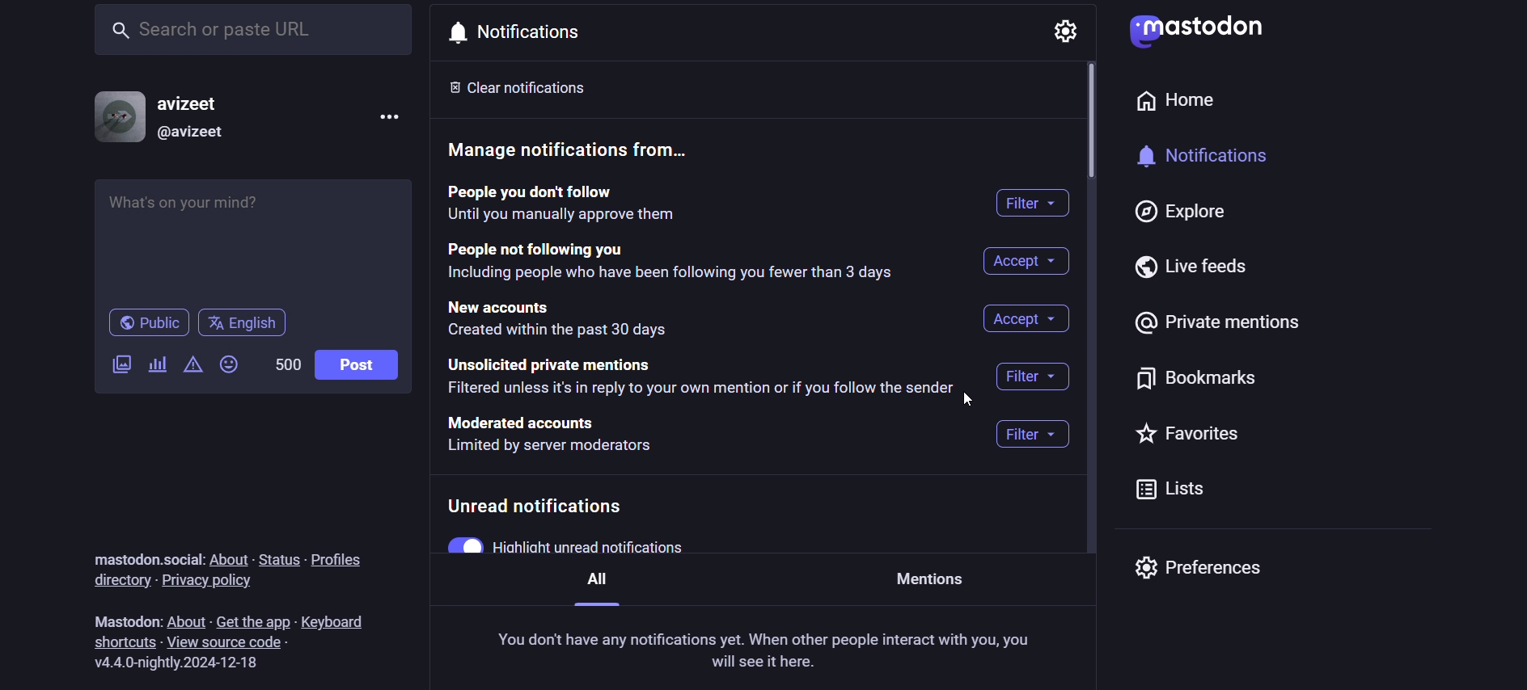 This screenshot has width=1527, height=690. Describe the element at coordinates (1034, 377) in the screenshot. I see `filter` at that location.